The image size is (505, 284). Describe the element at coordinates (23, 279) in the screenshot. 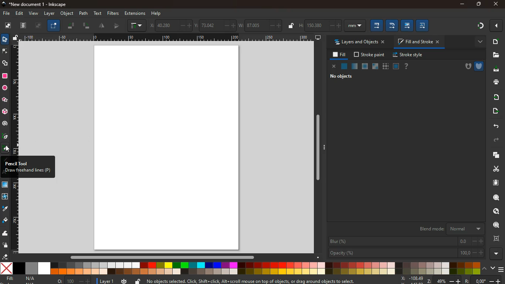

I see `fill` at that location.